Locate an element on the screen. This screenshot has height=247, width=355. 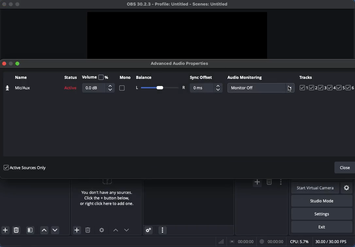
Monitor off is located at coordinates (261, 88).